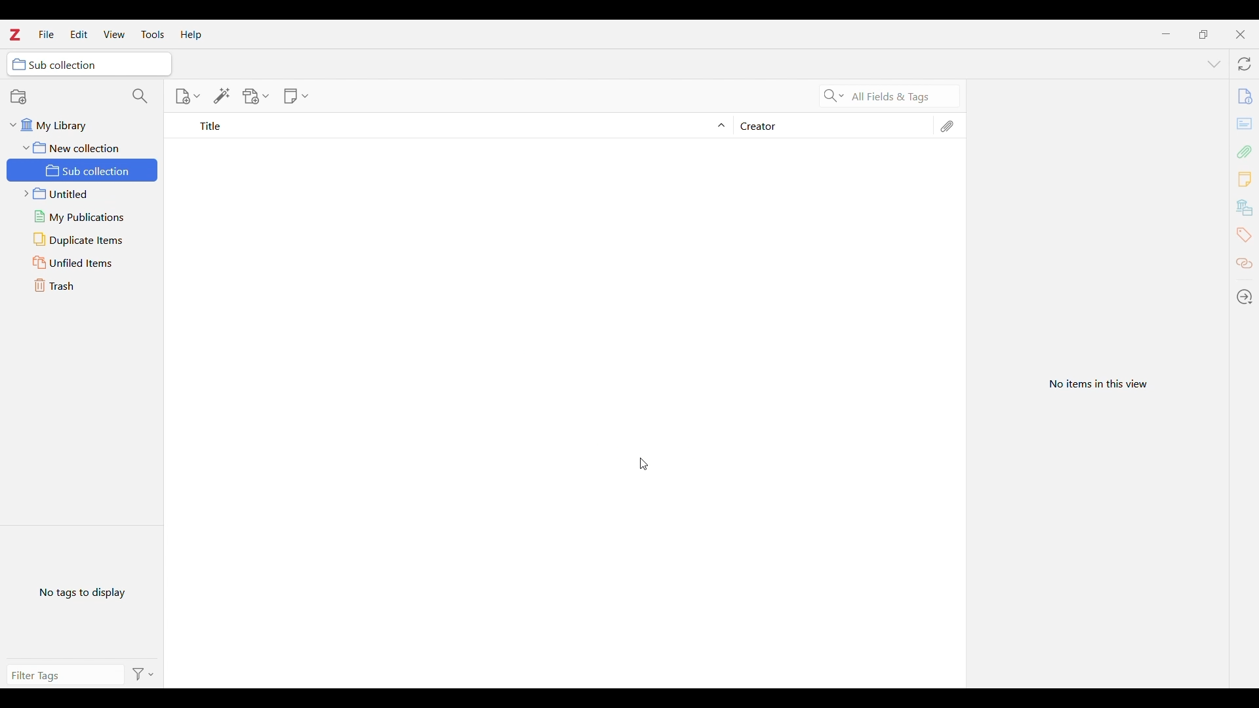 Image resolution: width=1259 pixels, height=708 pixels. What do you see at coordinates (89, 64) in the screenshot?
I see `Current collection` at bounding box center [89, 64].